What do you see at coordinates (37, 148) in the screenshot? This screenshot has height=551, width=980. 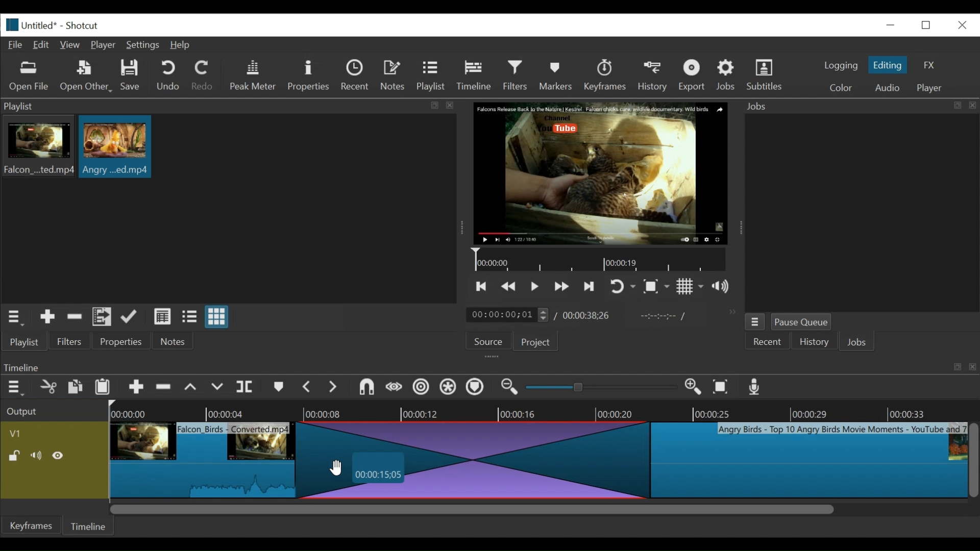 I see `clip` at bounding box center [37, 148].